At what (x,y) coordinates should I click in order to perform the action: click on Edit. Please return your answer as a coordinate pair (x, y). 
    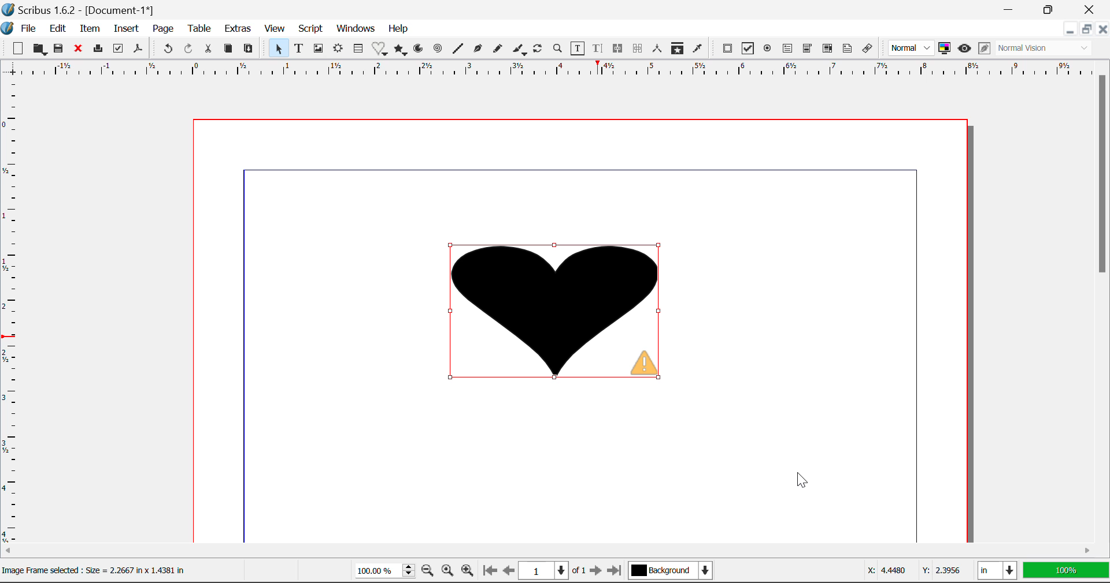
    Looking at the image, I should click on (58, 29).